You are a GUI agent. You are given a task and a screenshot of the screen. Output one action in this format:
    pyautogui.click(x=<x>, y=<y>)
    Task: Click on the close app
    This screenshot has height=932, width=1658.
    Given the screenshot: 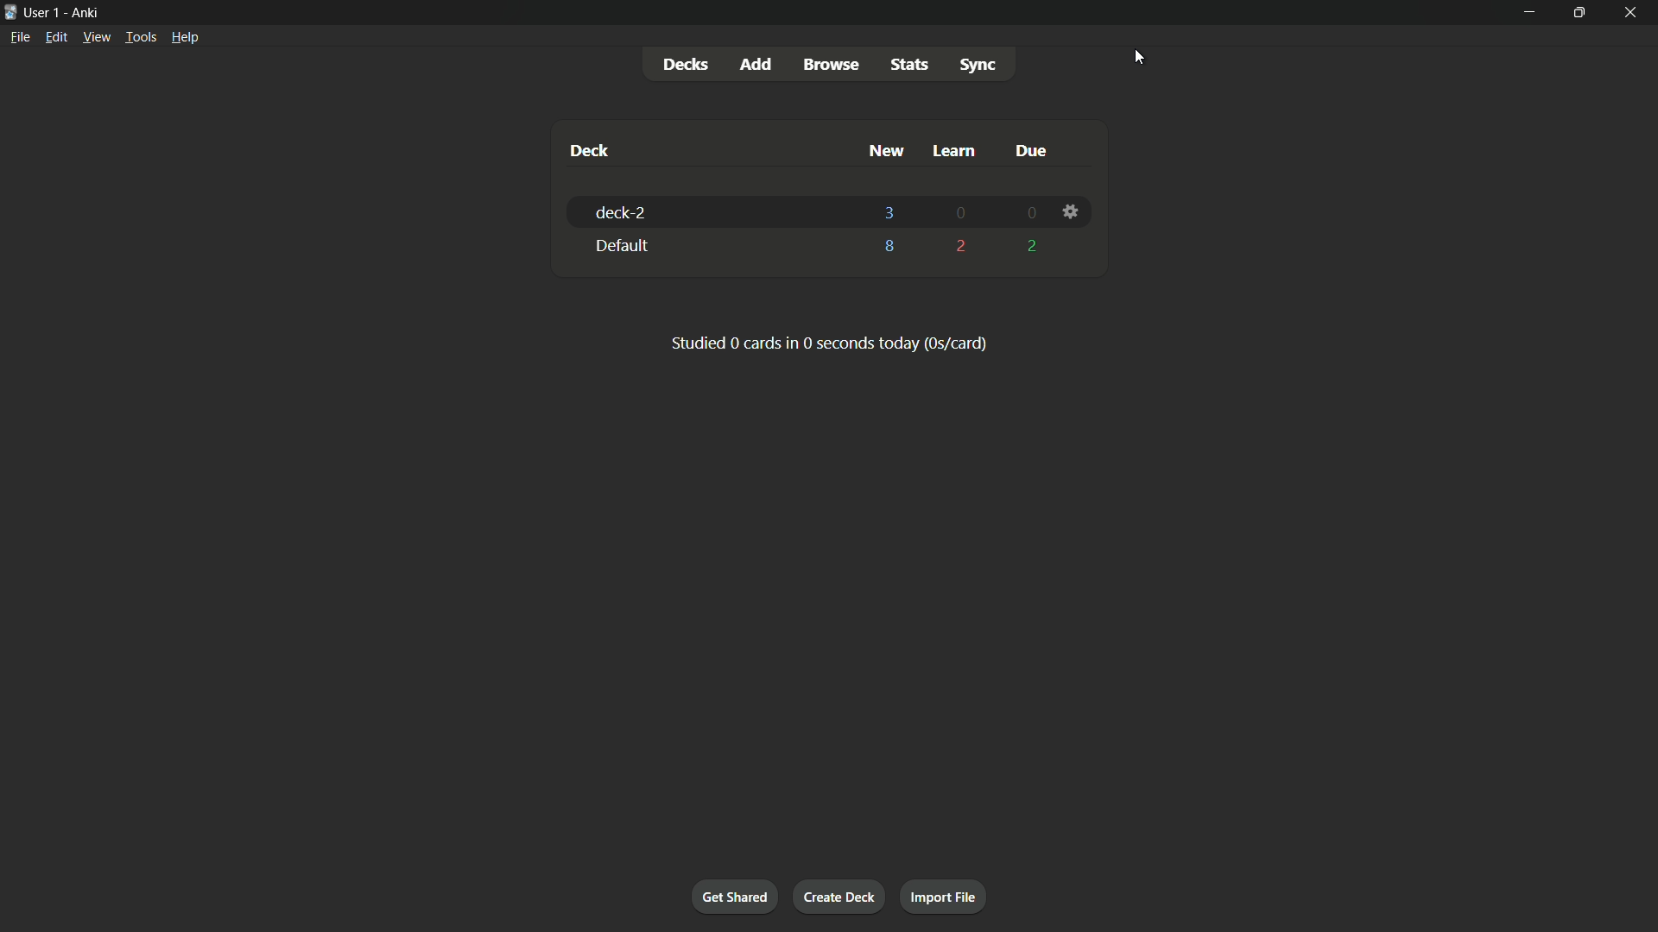 What is the action you would take?
    pyautogui.click(x=1636, y=11)
    